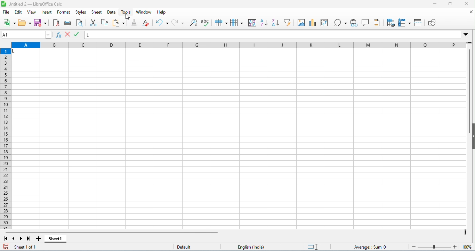  What do you see at coordinates (472, 136) in the screenshot?
I see `hide` at bounding box center [472, 136].